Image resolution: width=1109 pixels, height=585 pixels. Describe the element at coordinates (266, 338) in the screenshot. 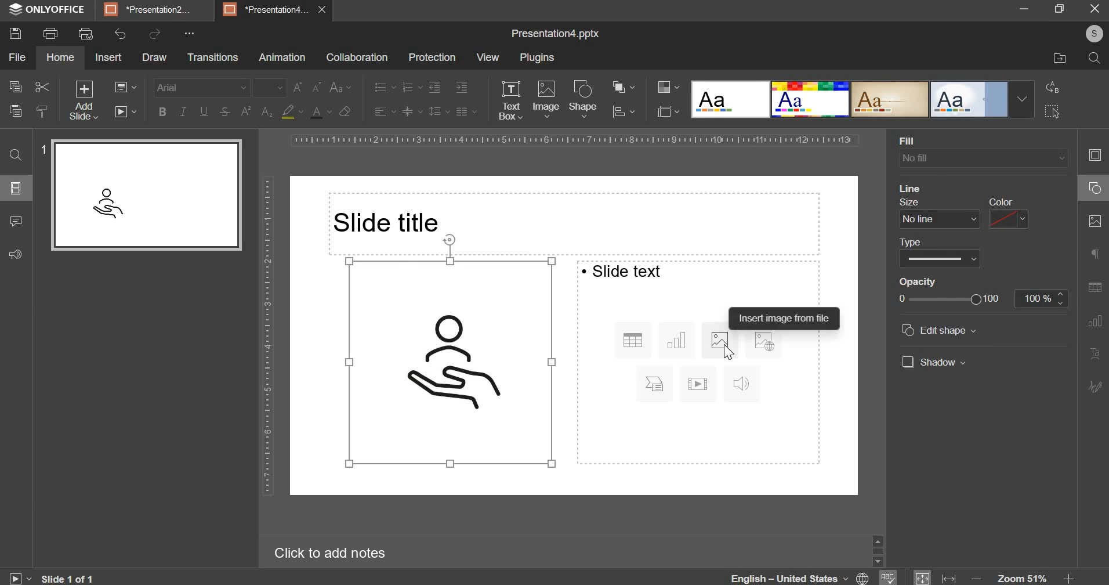

I see `vertical scale` at that location.